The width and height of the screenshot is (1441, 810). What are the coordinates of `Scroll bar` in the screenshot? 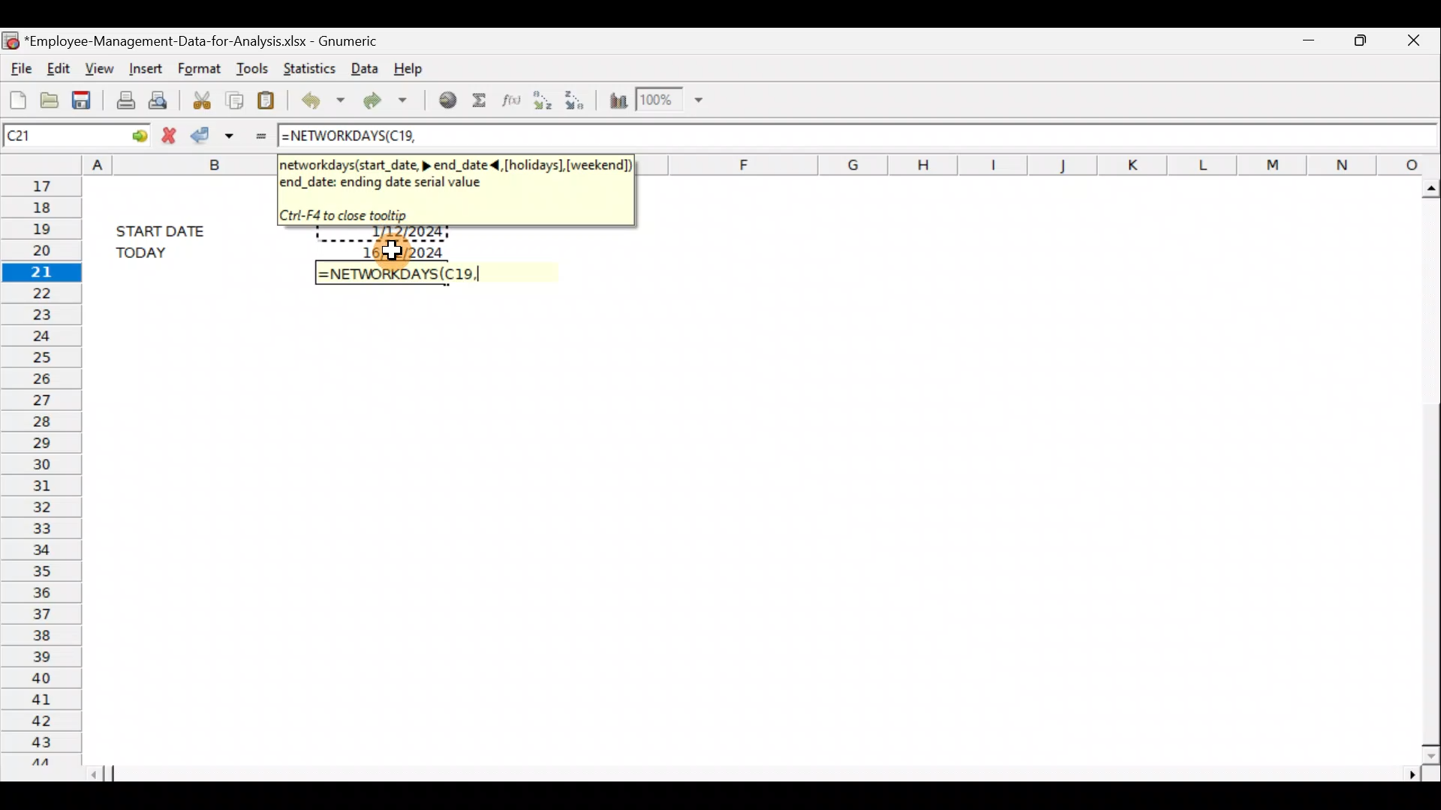 It's located at (760, 773).